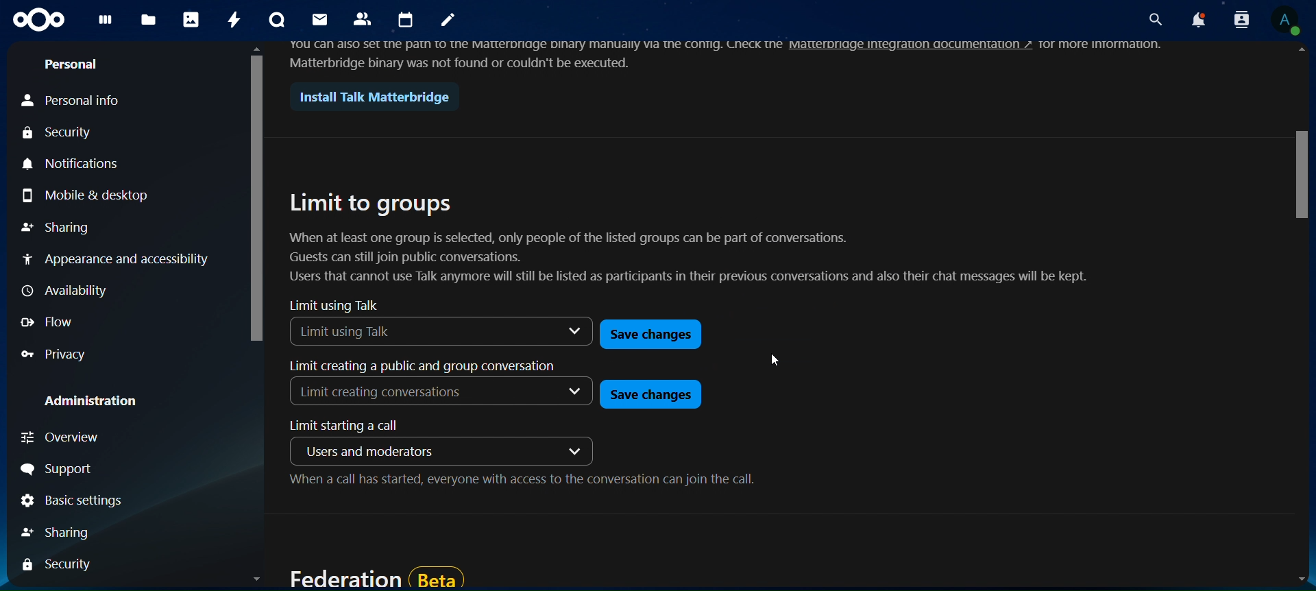 The height and width of the screenshot is (591, 1316). Describe the element at coordinates (419, 367) in the screenshot. I see `limit creating a public and group conversation` at that location.